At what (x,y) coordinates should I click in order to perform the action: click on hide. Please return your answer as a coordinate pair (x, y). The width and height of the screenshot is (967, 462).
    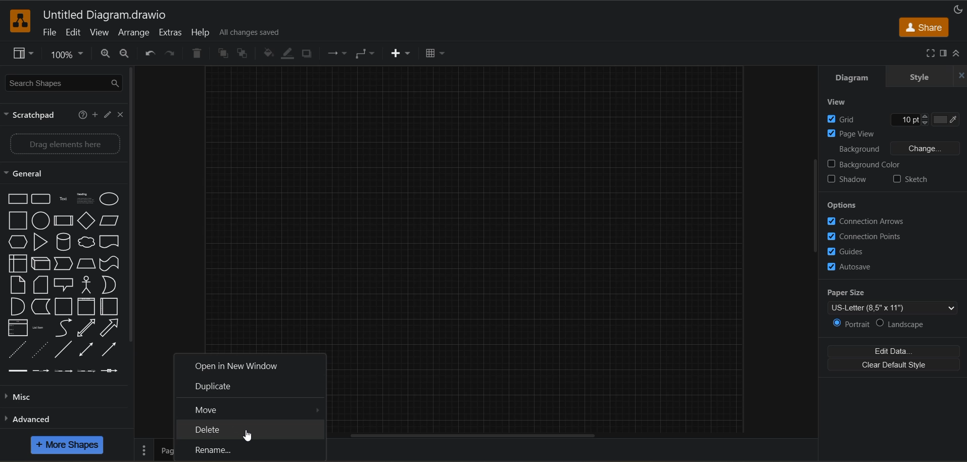
    Looking at the image, I should click on (961, 75).